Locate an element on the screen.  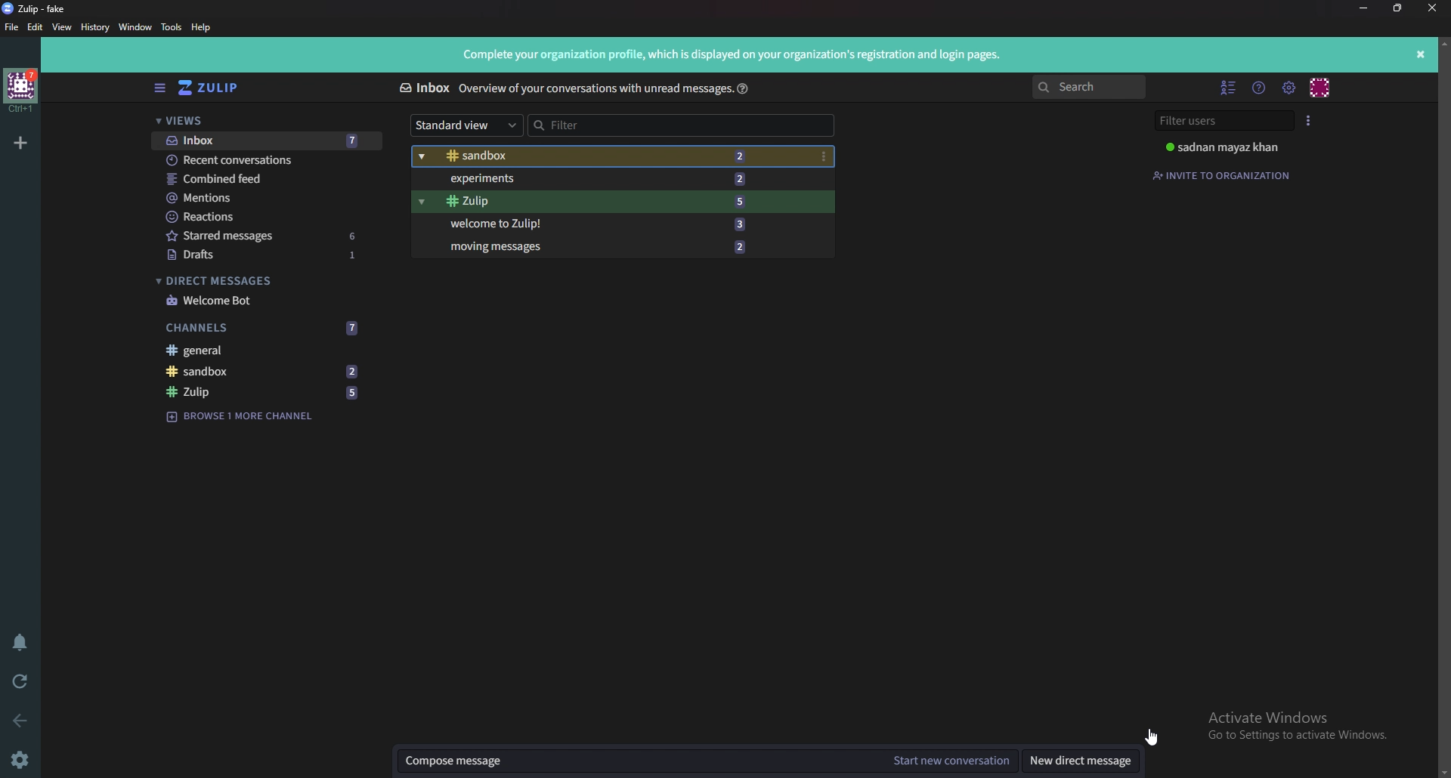
Home view is located at coordinates (219, 85).